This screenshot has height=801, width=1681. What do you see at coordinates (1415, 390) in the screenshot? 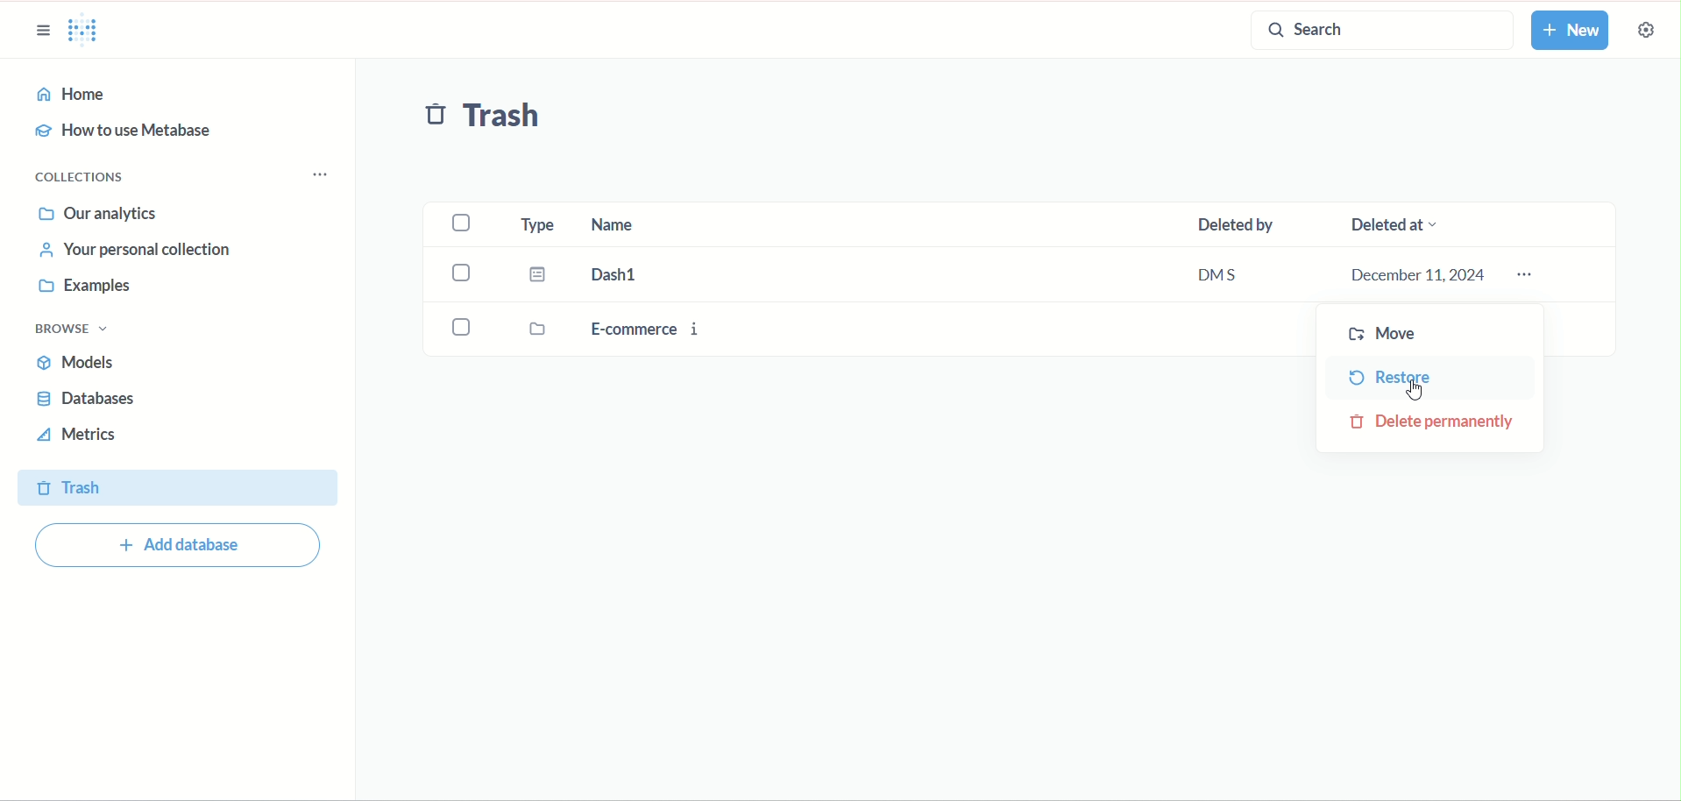
I see `cursor` at bounding box center [1415, 390].